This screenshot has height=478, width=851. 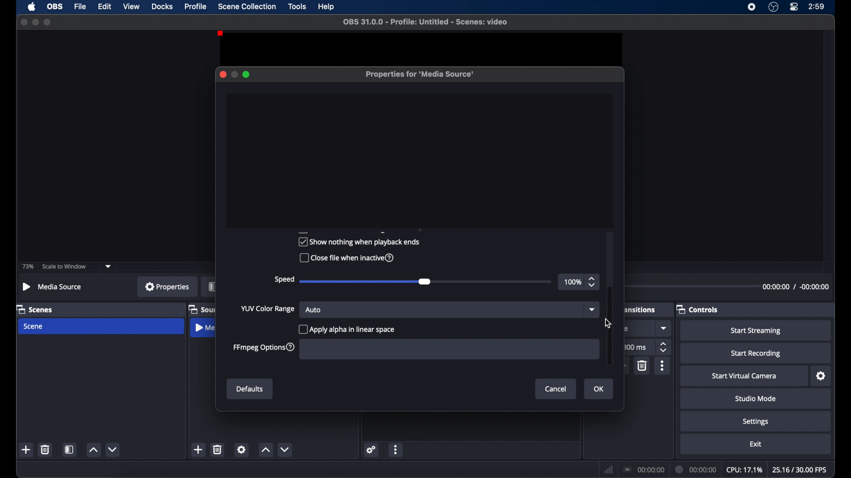 What do you see at coordinates (592, 282) in the screenshot?
I see `stepper buttons` at bounding box center [592, 282].